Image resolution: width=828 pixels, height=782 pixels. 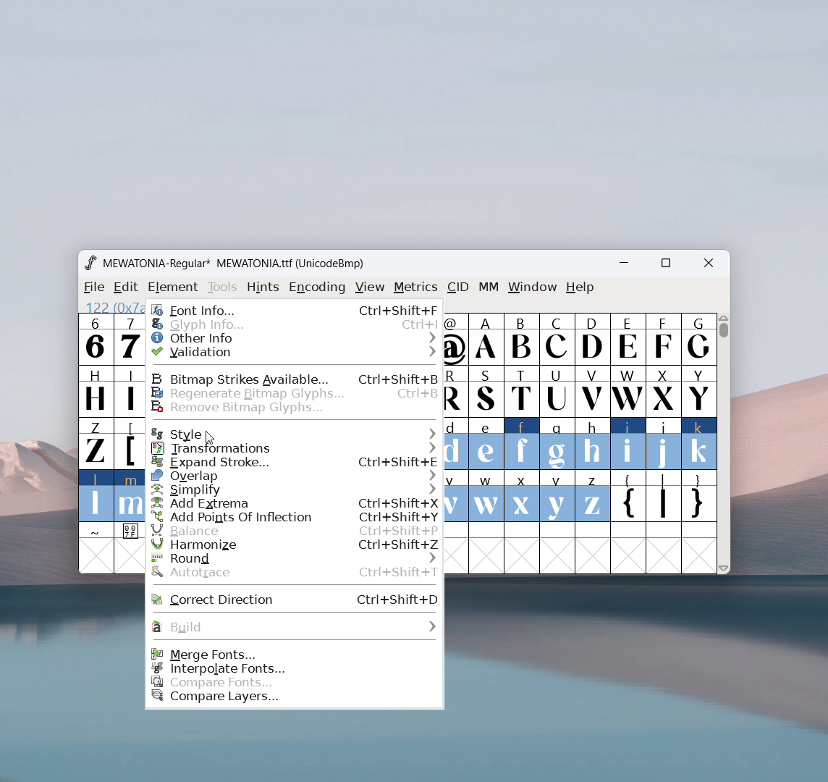 I want to click on C, so click(x=556, y=339).